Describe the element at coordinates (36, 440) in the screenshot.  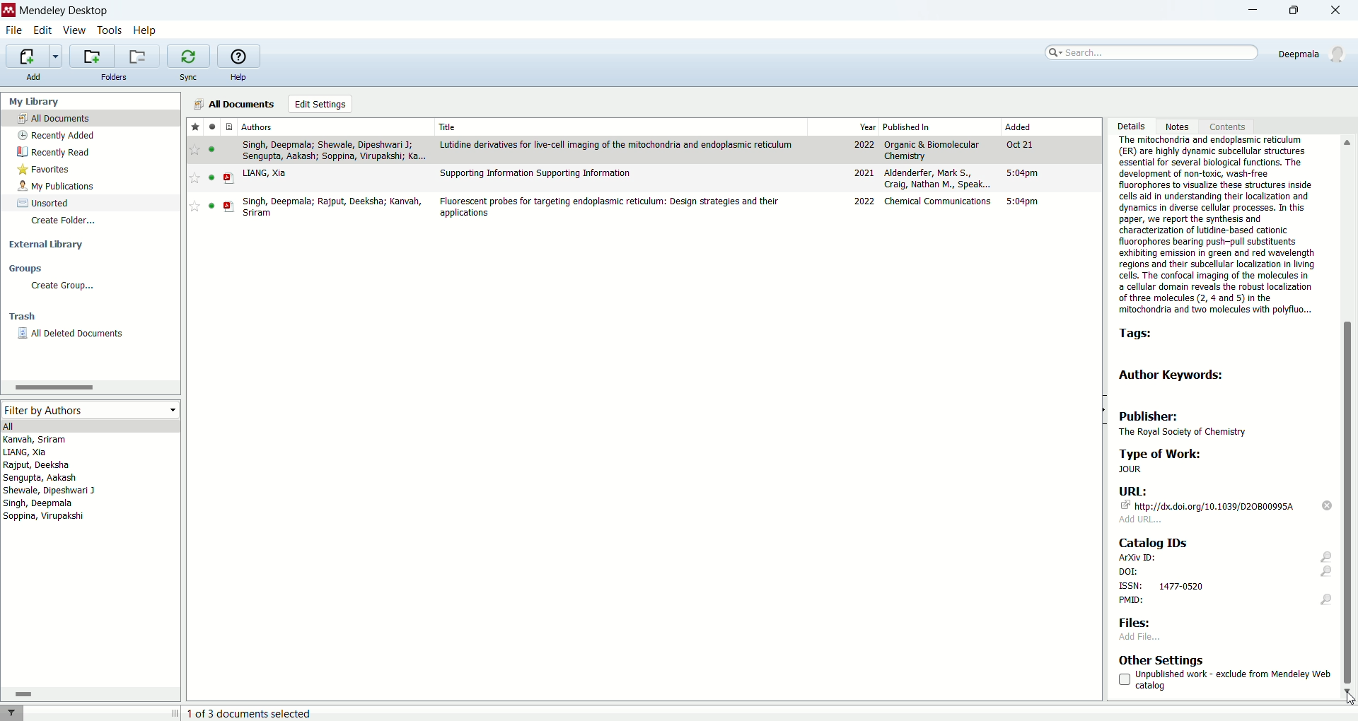
I see `kanvah, sriram` at that location.